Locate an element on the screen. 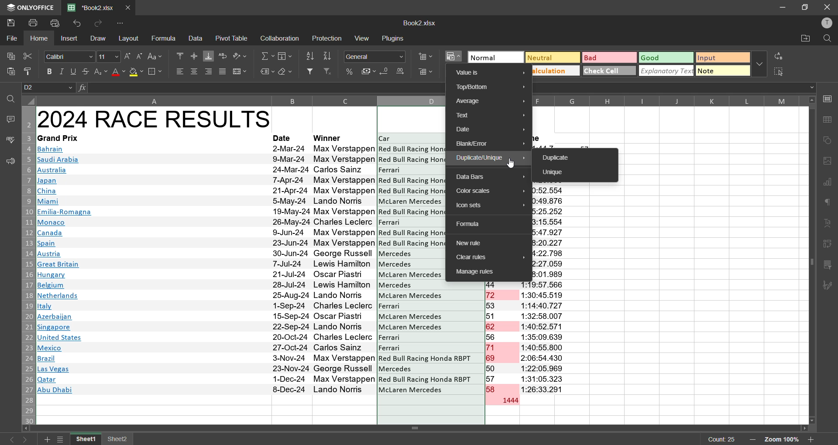  cursor is located at coordinates (512, 164).